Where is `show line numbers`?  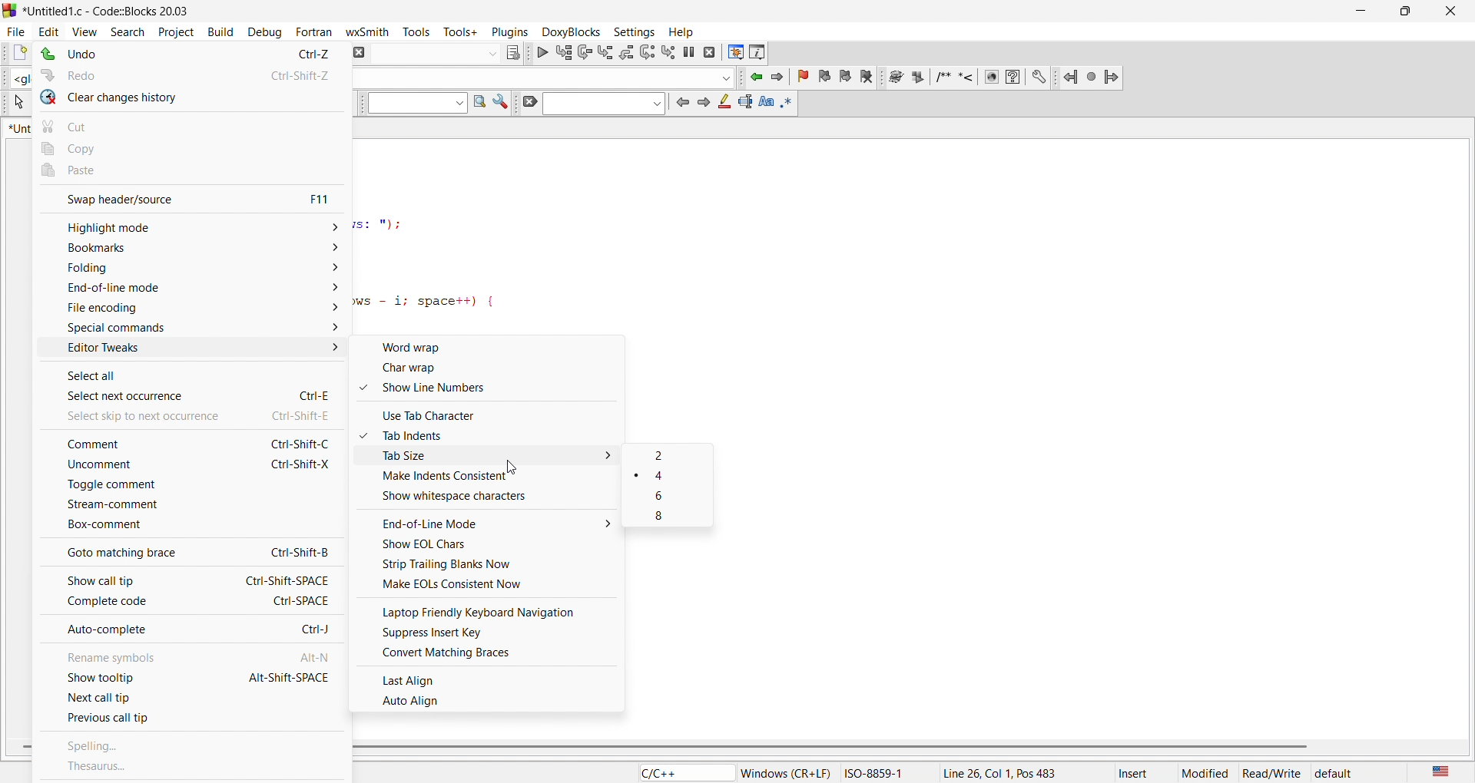 show line numbers is located at coordinates (492, 390).